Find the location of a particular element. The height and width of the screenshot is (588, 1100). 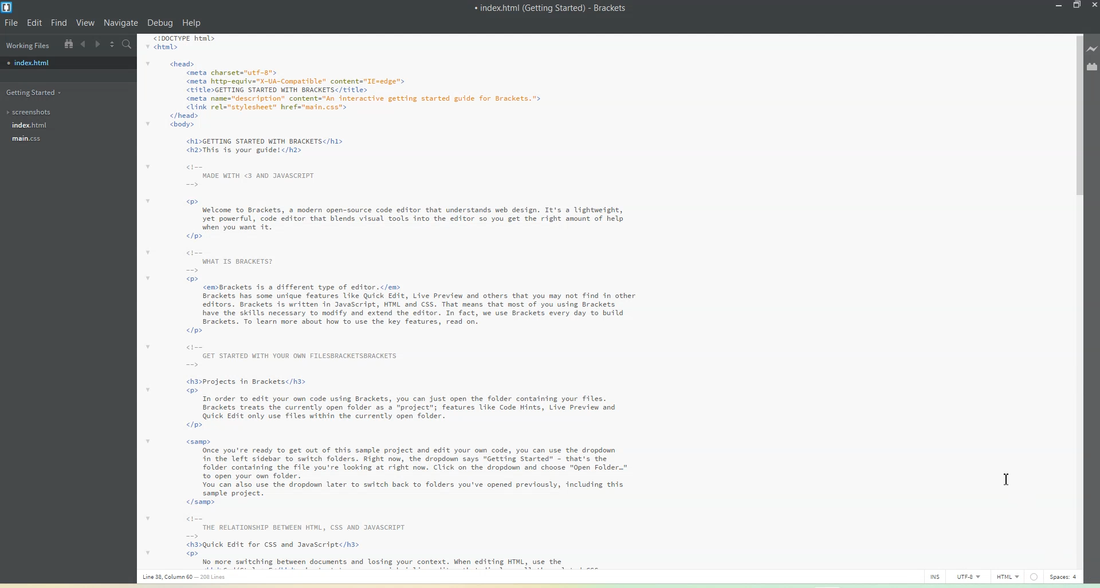

Spaces: 4 is located at coordinates (1064, 577).